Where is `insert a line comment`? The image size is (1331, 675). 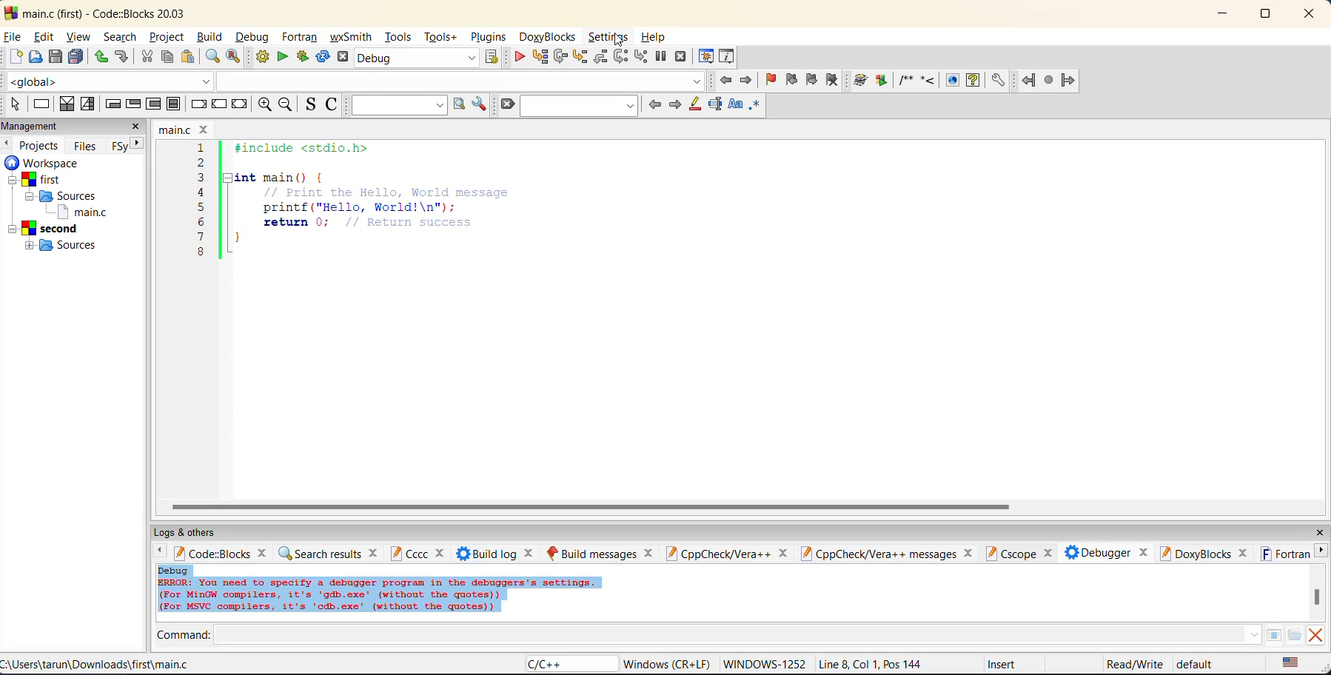
insert a line comment is located at coordinates (928, 81).